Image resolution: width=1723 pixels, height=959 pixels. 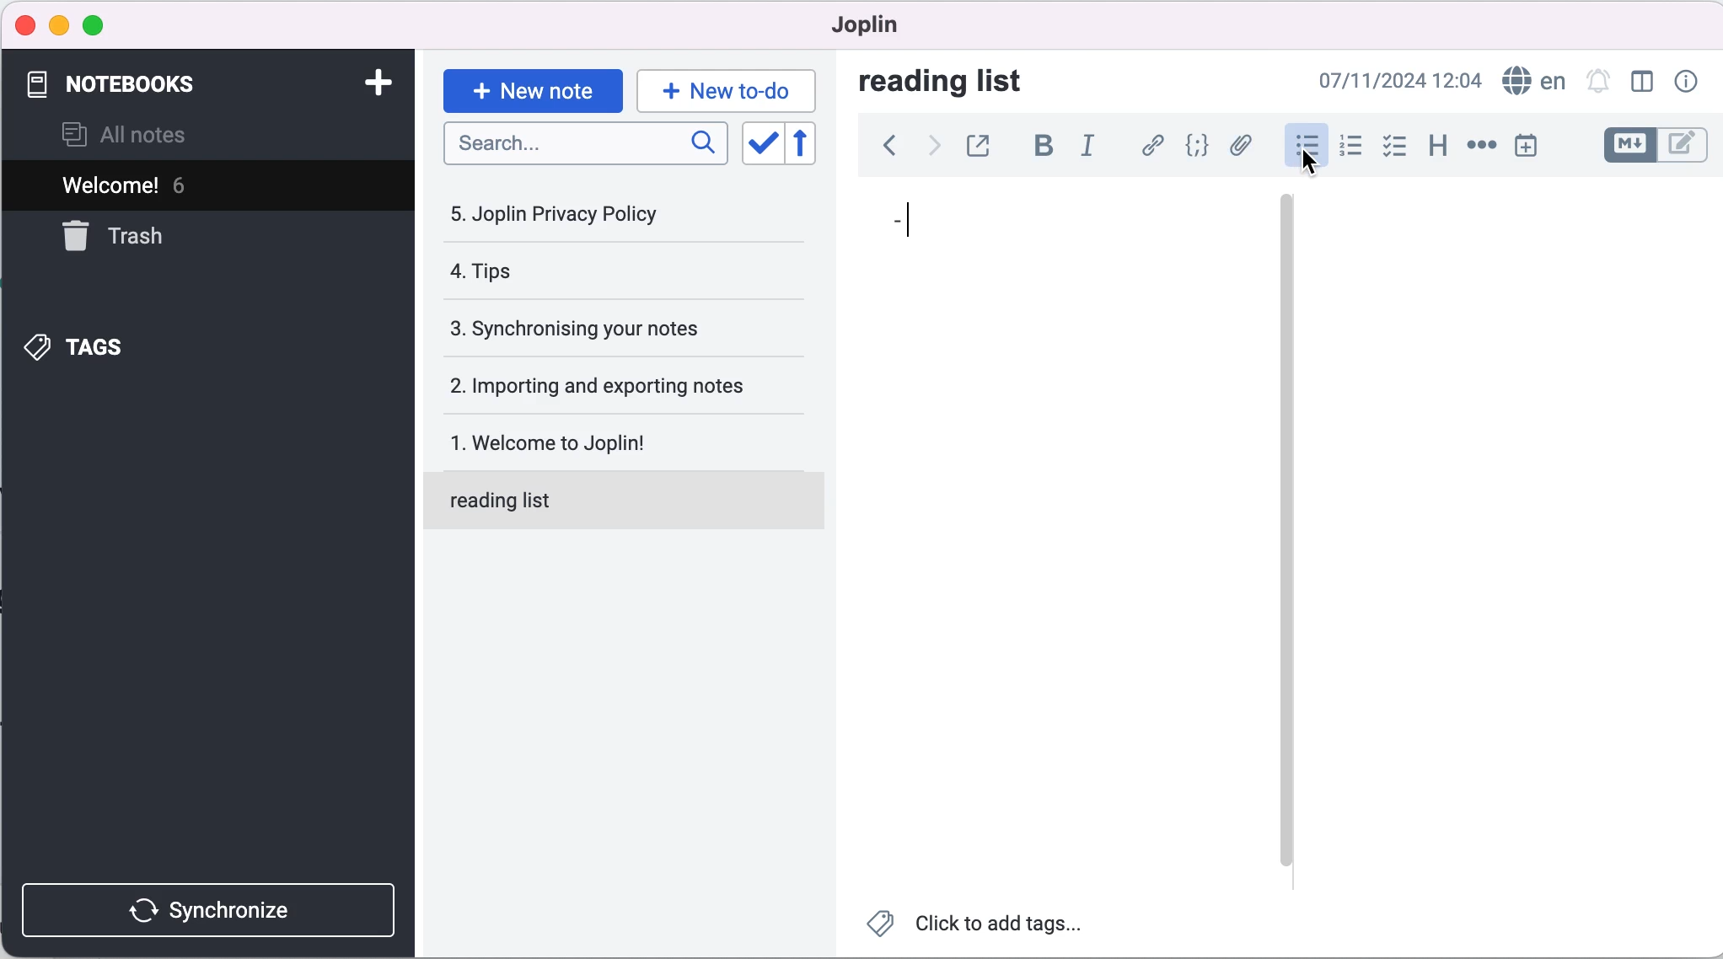 What do you see at coordinates (589, 271) in the screenshot?
I see `tips` at bounding box center [589, 271].